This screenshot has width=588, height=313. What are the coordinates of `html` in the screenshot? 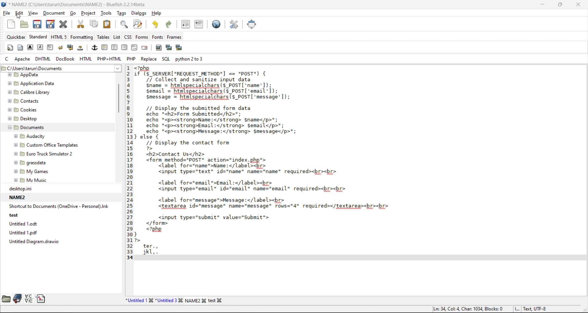 It's located at (86, 59).